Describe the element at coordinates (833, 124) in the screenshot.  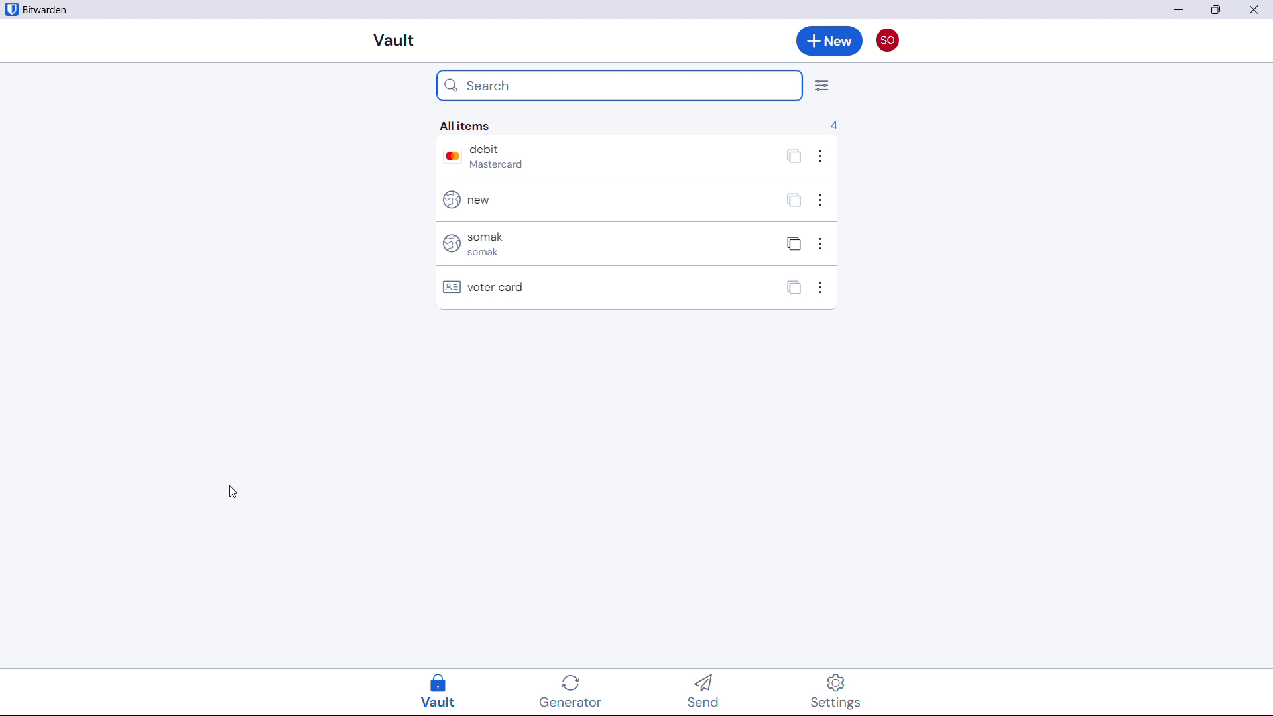
I see `Number of entries ` at that location.